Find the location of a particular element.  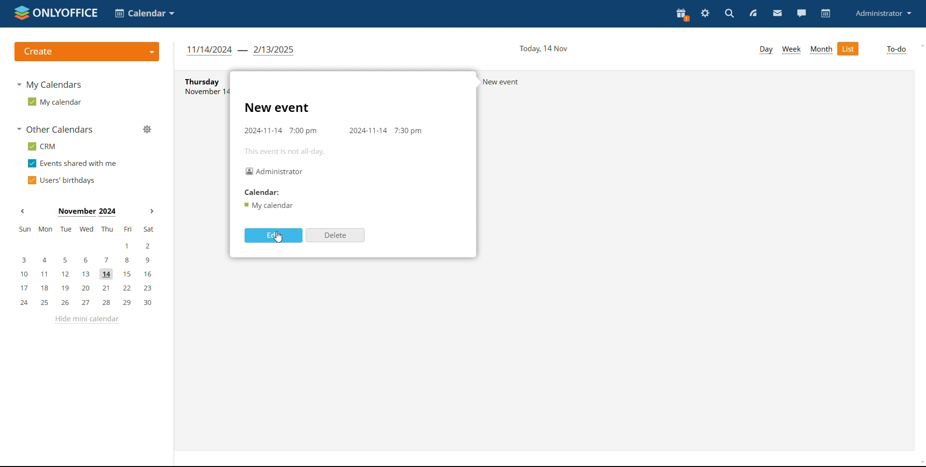

edit is located at coordinates (273, 236).